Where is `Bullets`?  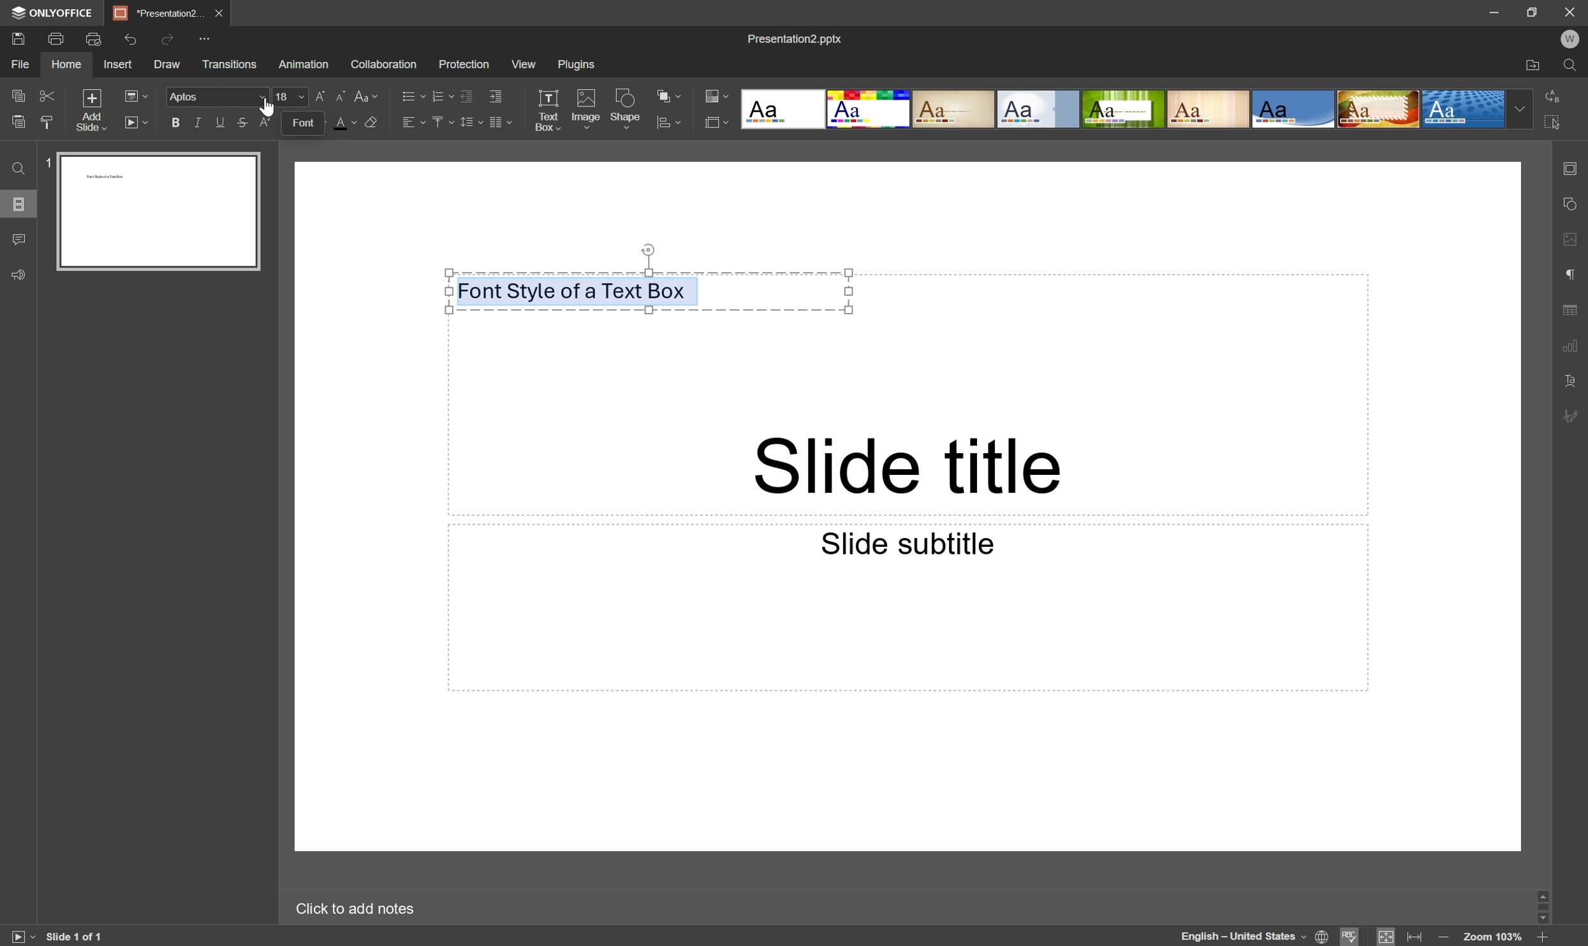 Bullets is located at coordinates (411, 94).